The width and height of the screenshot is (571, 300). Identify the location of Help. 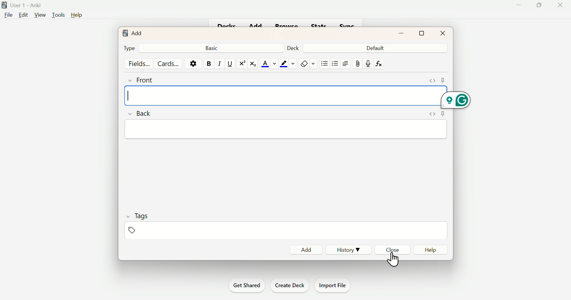
(77, 14).